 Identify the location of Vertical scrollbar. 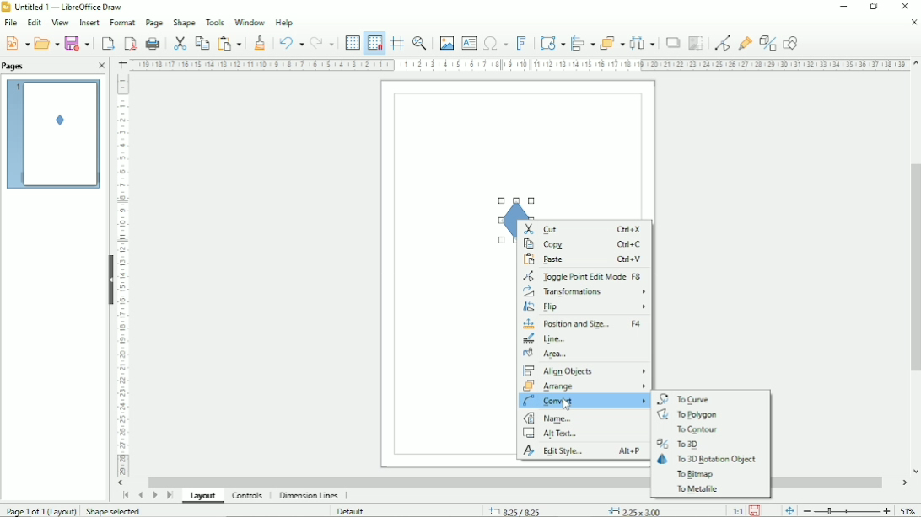
(913, 270).